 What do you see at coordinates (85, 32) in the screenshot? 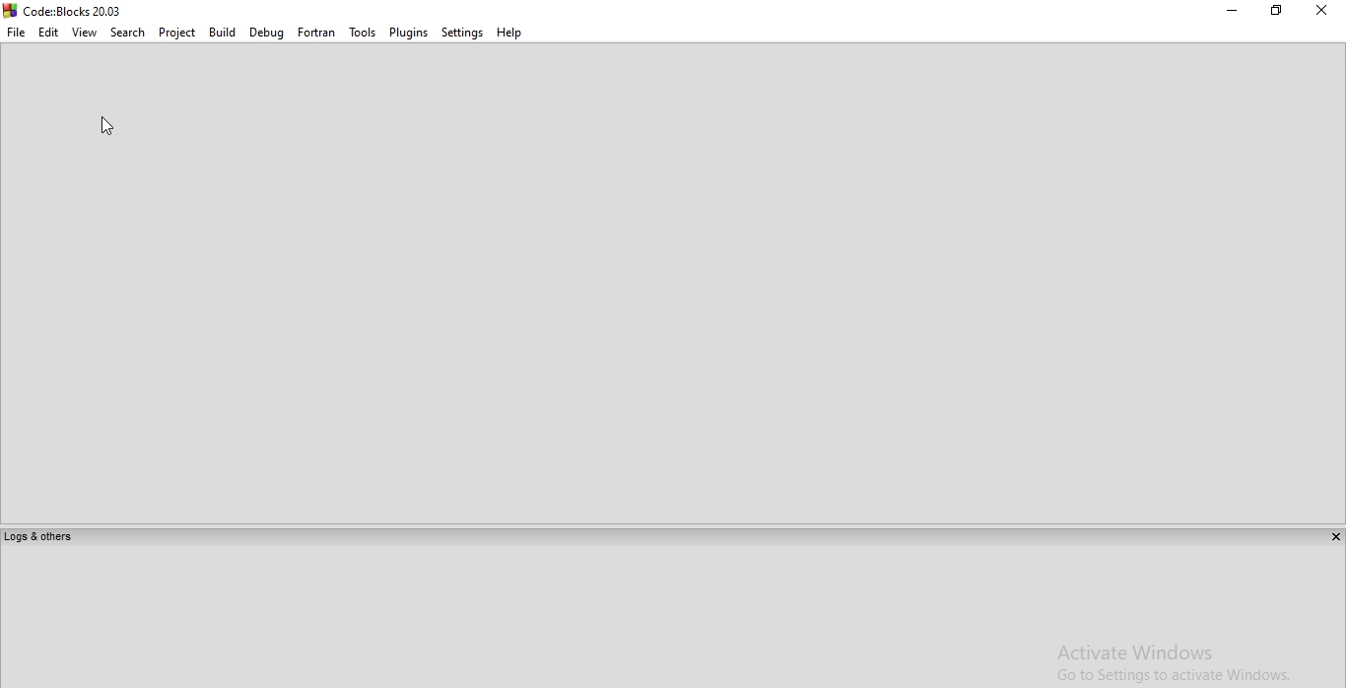
I see `View ` at bounding box center [85, 32].